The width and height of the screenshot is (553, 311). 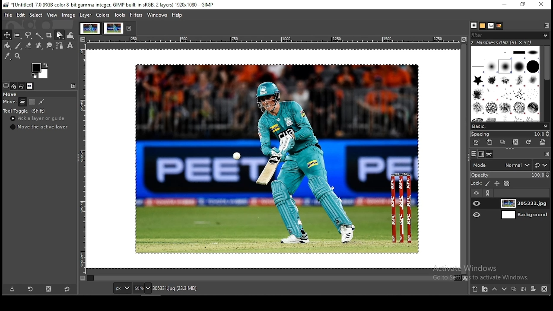 What do you see at coordinates (542, 143) in the screenshot?
I see `open brush as image` at bounding box center [542, 143].